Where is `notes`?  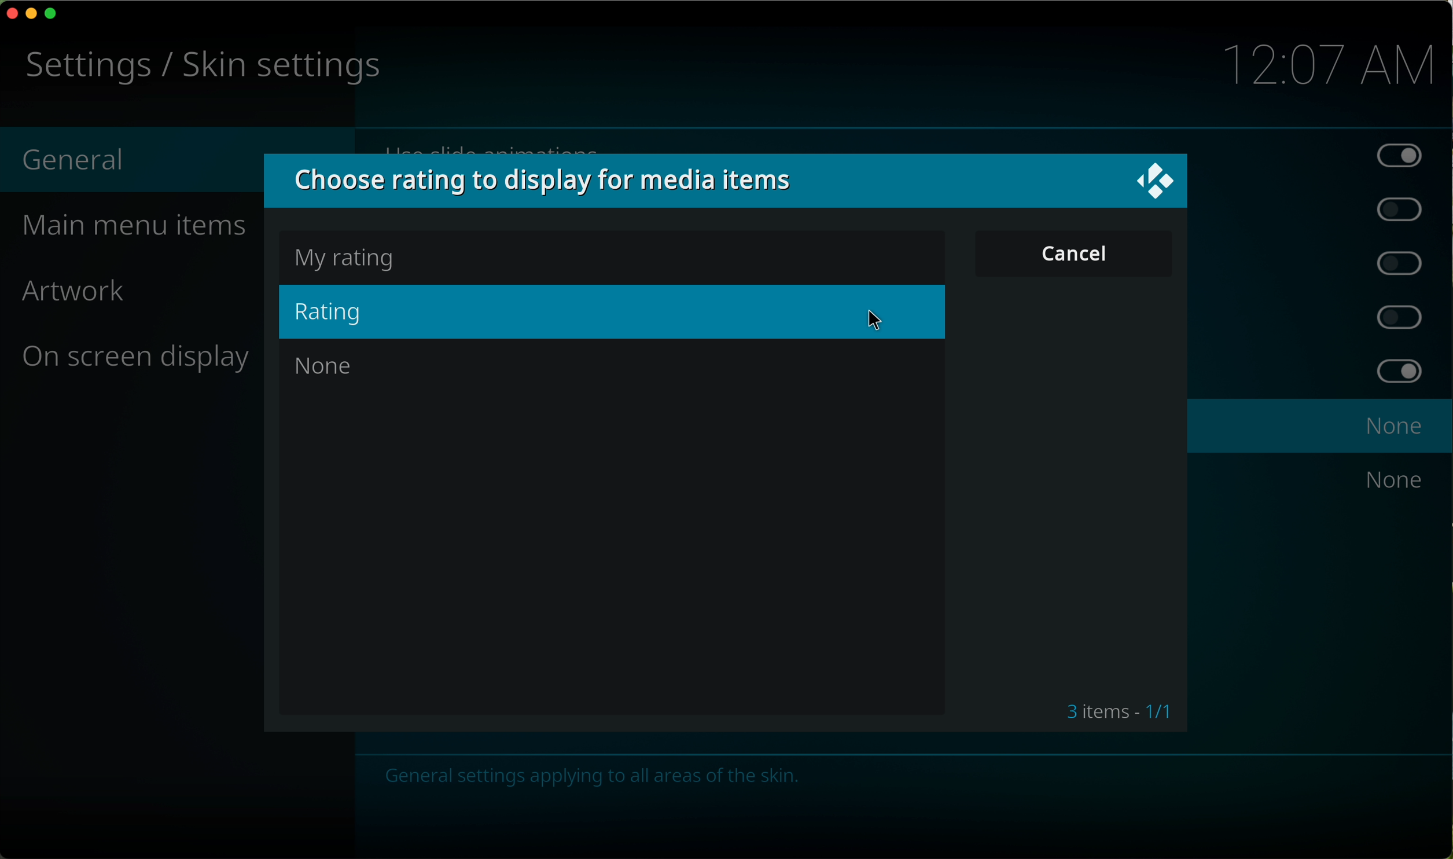 notes is located at coordinates (594, 777).